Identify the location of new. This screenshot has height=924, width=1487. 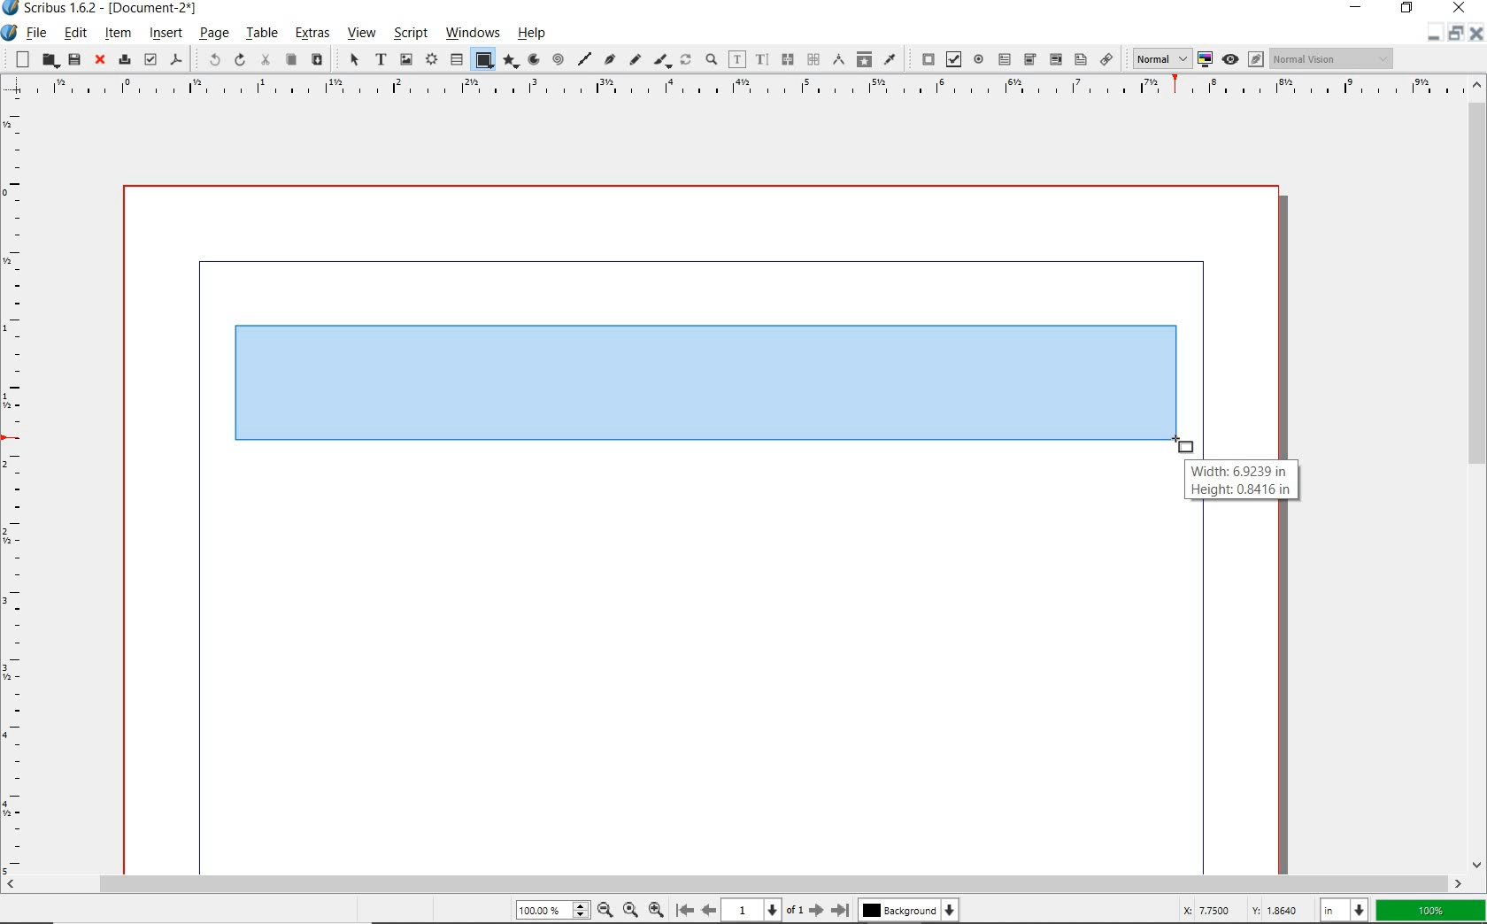
(19, 58).